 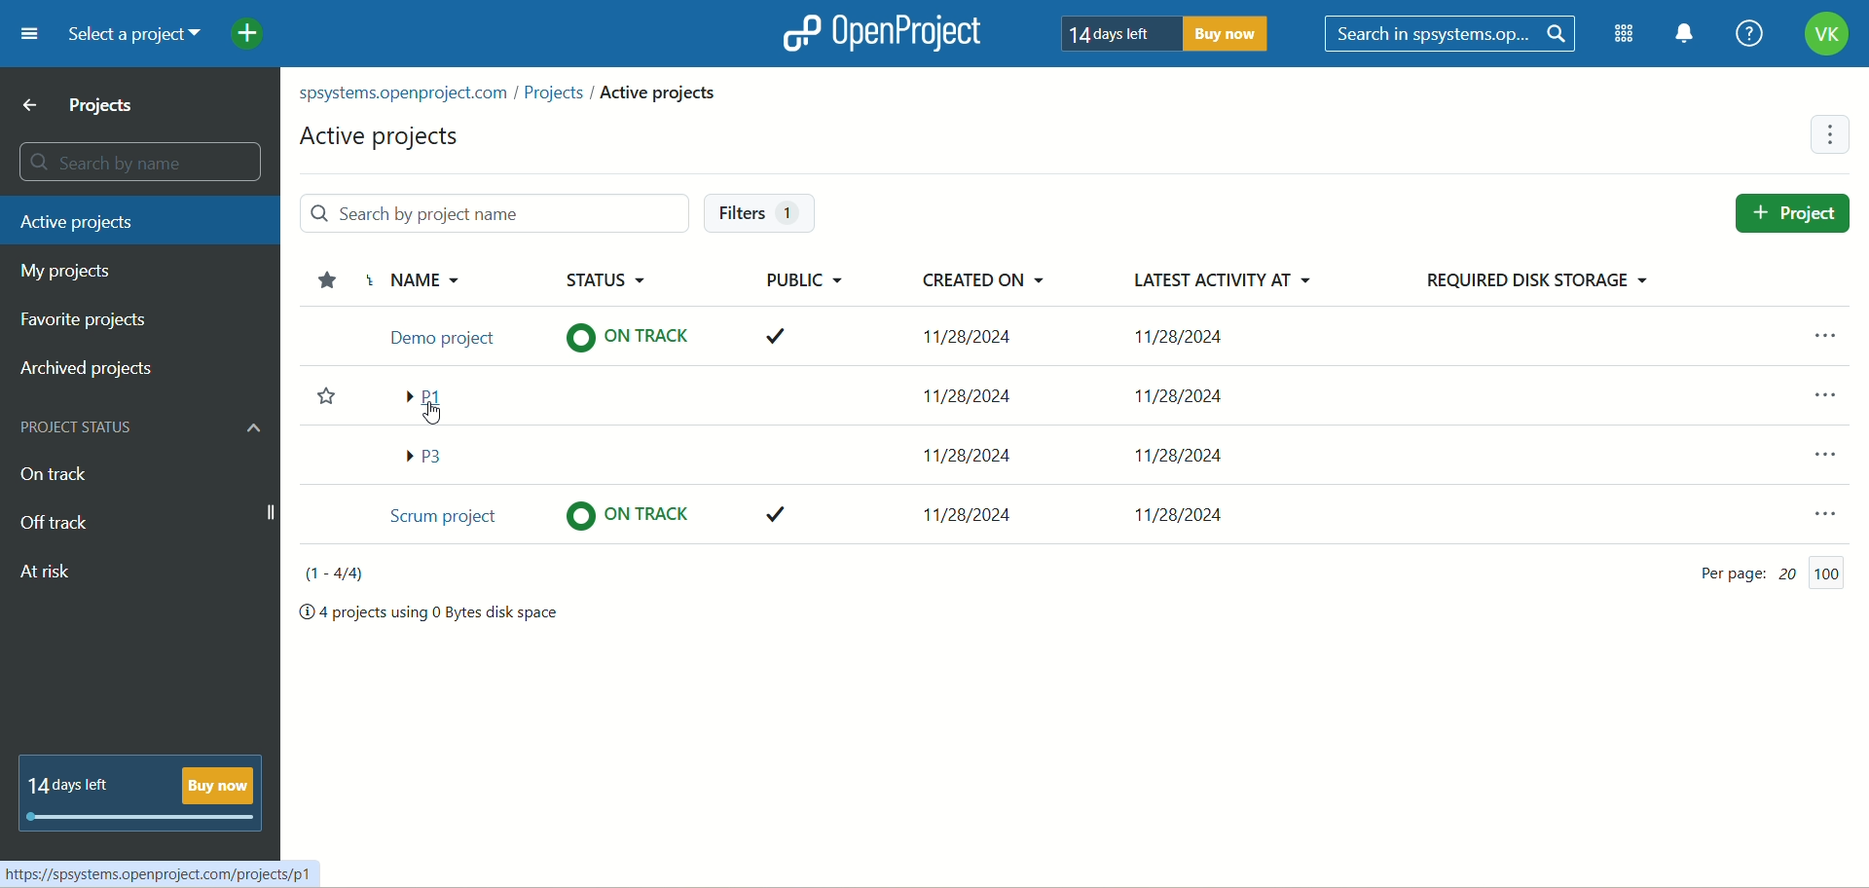 I want to click on projects, so click(x=83, y=106).